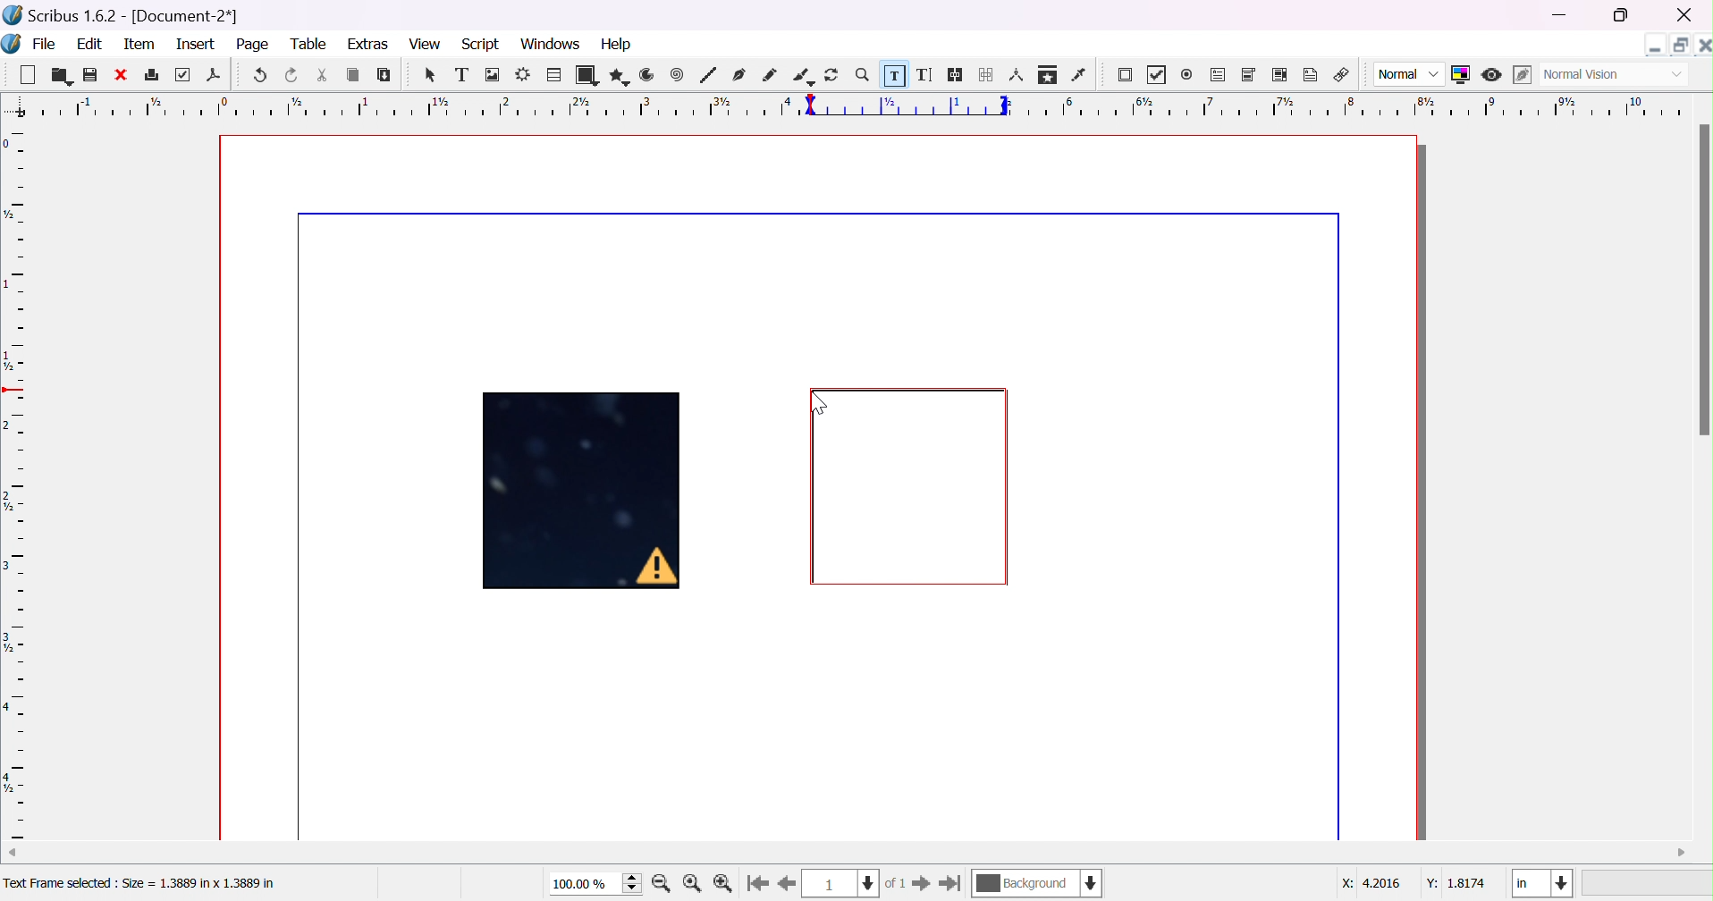  I want to click on Text Frame, so click(911, 487).